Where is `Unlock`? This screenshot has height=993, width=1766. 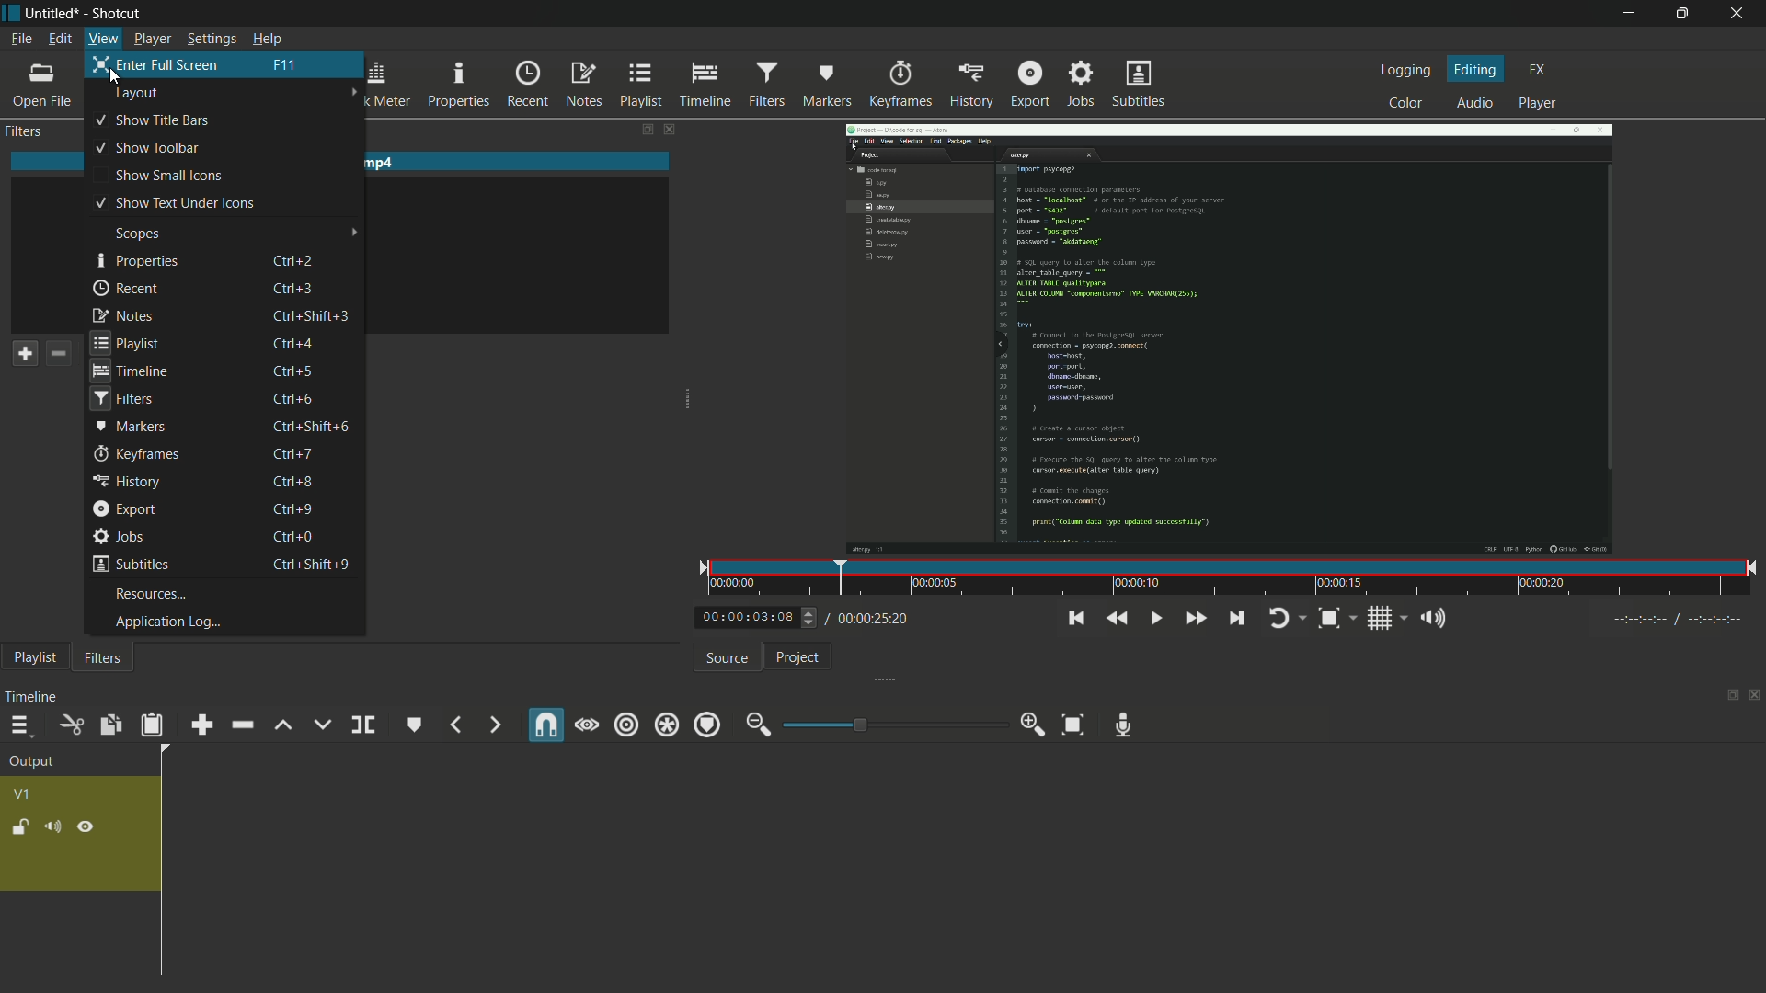
Unlock is located at coordinates (19, 829).